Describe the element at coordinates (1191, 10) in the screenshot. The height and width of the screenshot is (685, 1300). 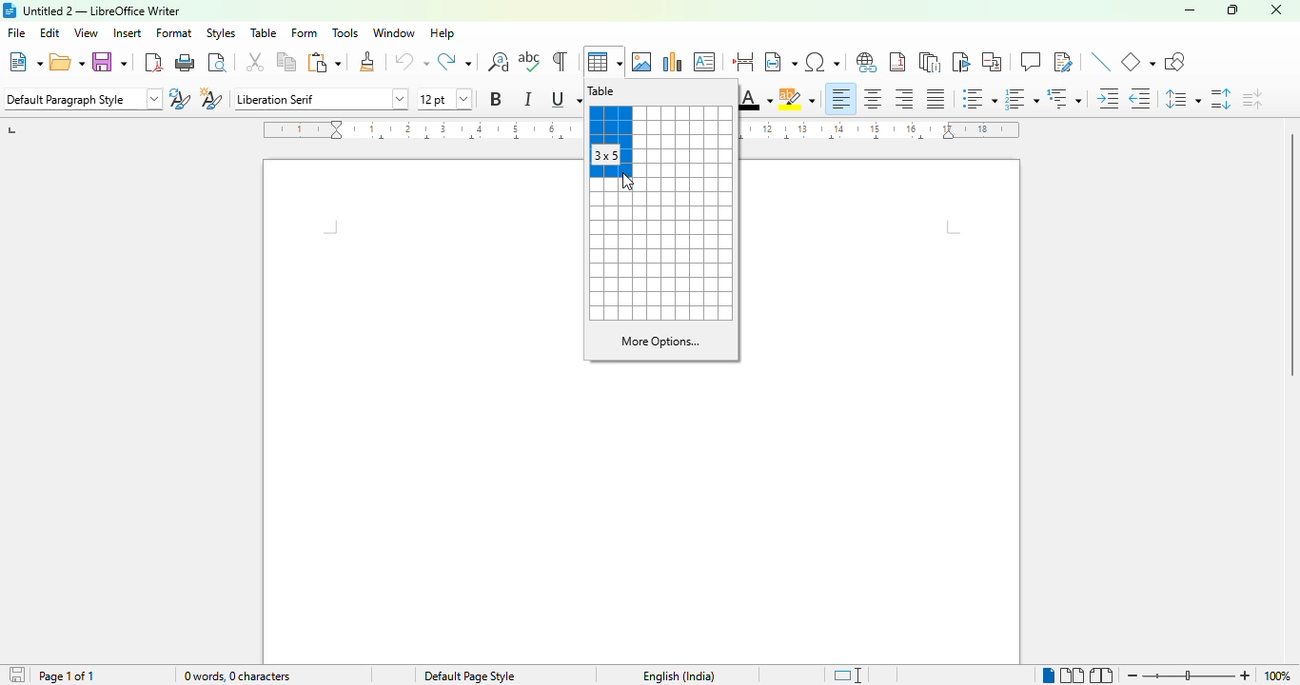
I see `minimize` at that location.